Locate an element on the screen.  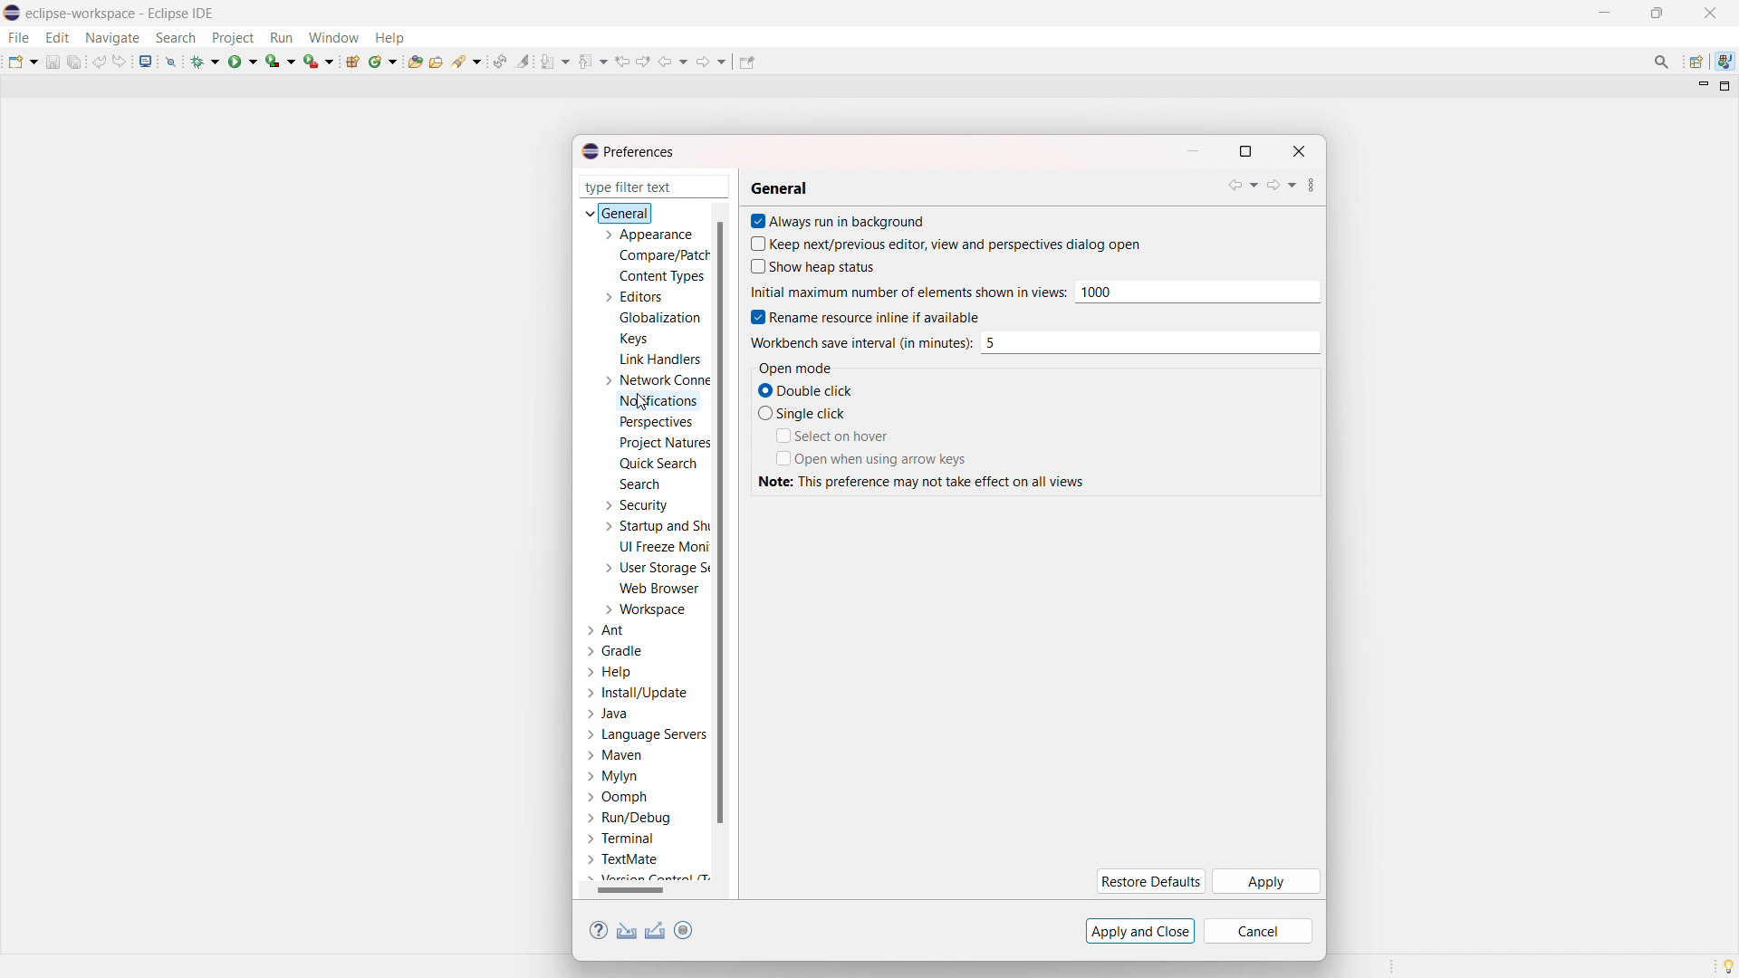
appearance is located at coordinates (647, 235).